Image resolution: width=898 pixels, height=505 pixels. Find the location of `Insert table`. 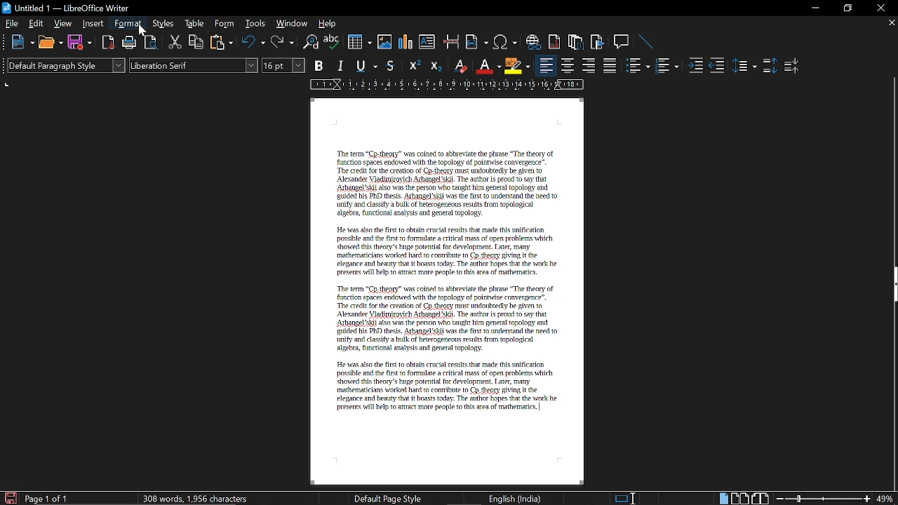

Insert table is located at coordinates (359, 43).